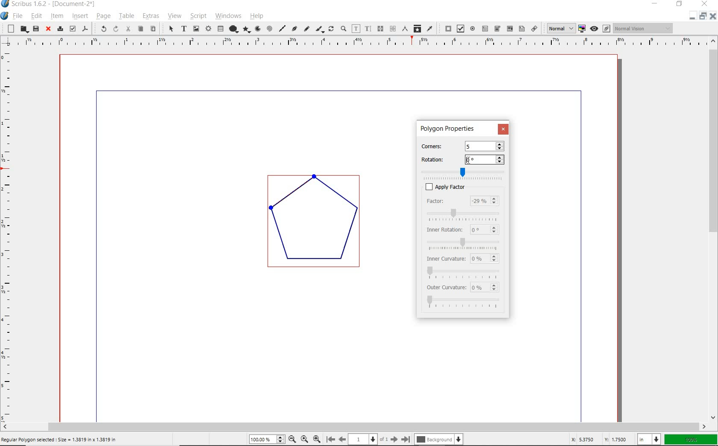  I want to click on copy, so click(141, 29).